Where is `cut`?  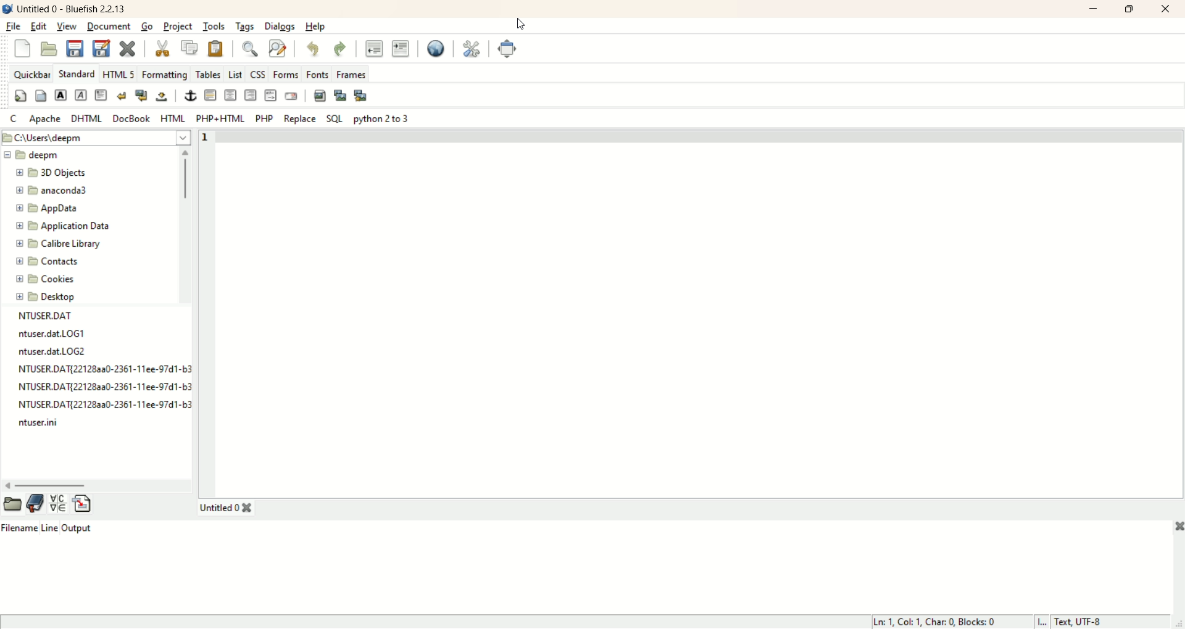 cut is located at coordinates (162, 47).